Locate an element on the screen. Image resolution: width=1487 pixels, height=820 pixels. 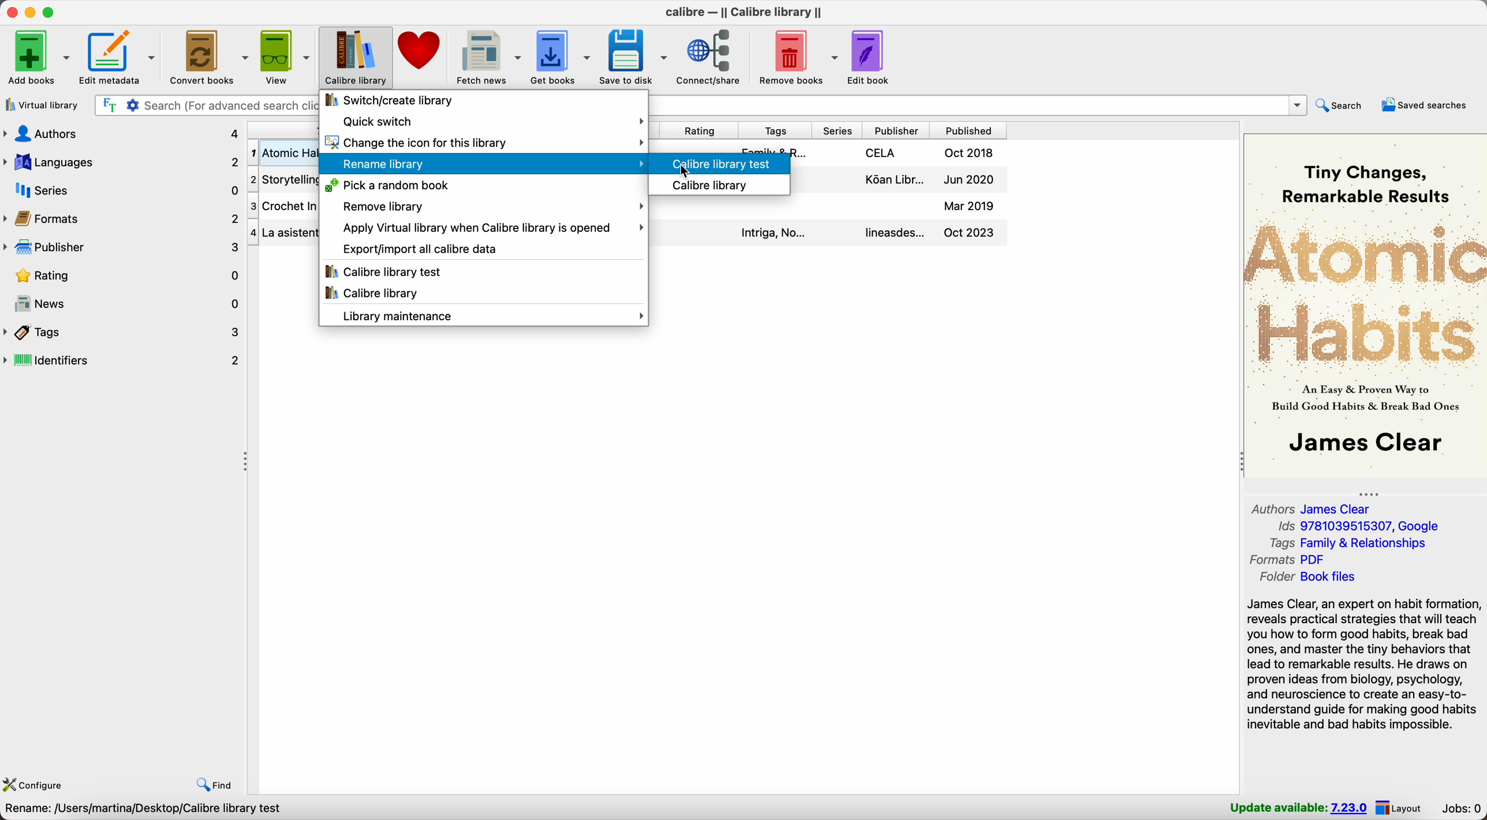
La Asistenta book is located at coordinates (283, 233).